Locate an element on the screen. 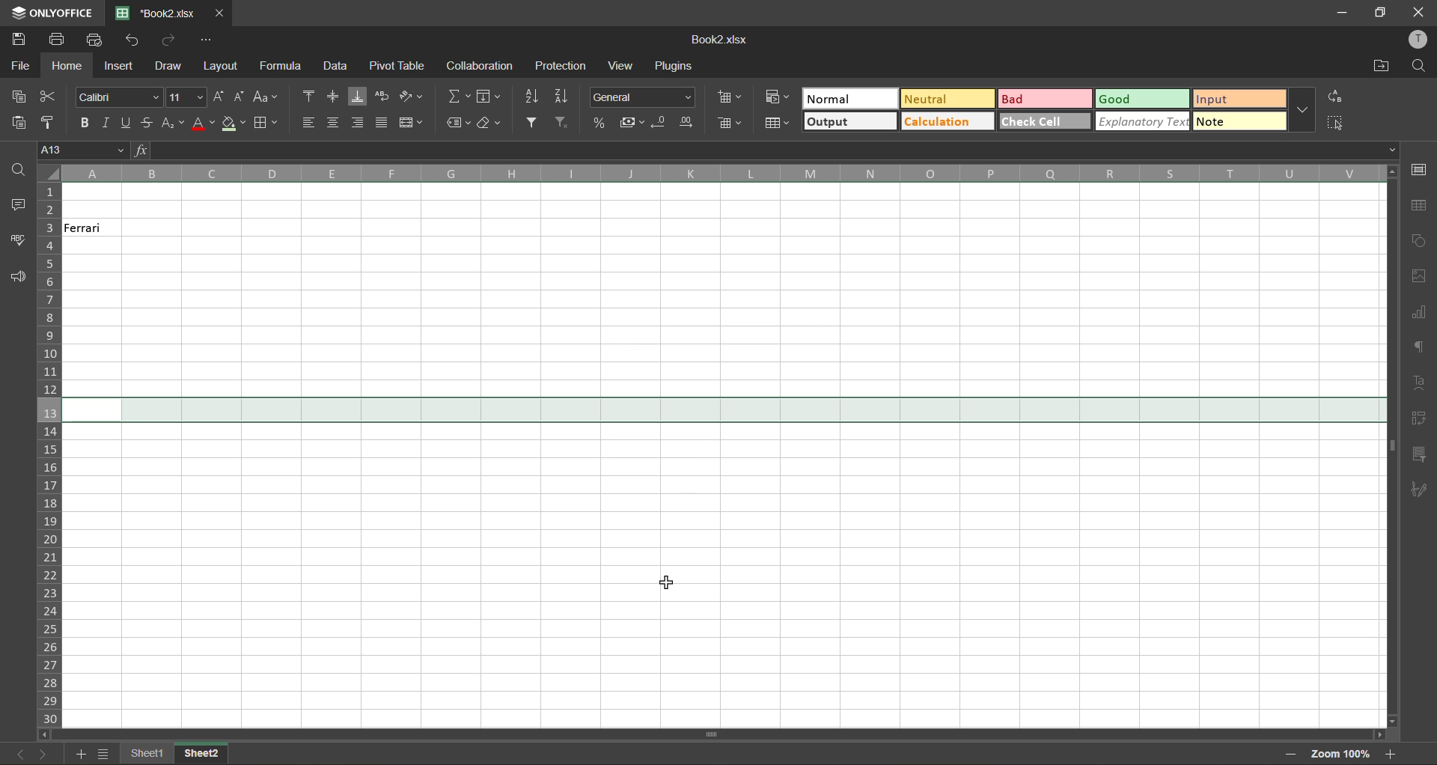  italic is located at coordinates (106, 123).